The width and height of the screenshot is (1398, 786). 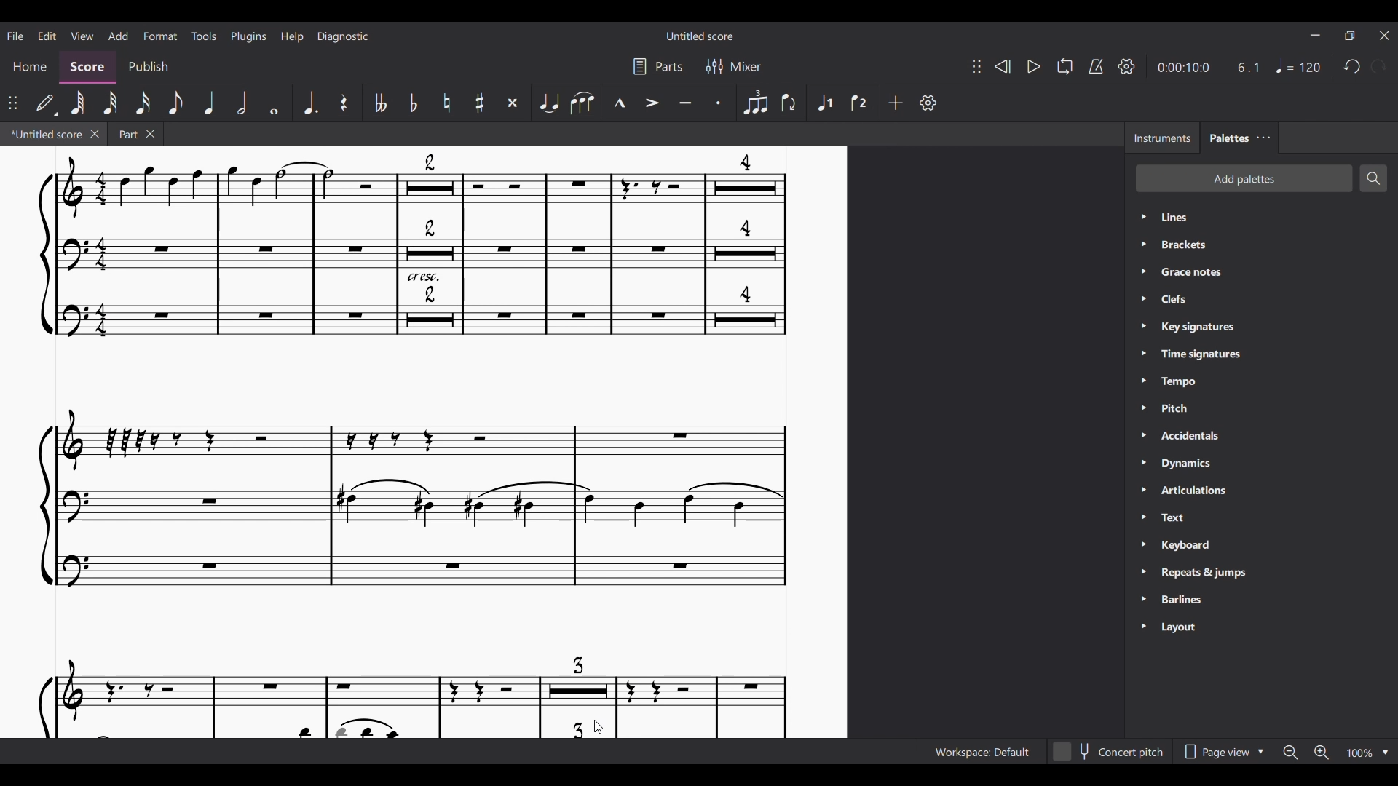 What do you see at coordinates (274, 103) in the screenshot?
I see `Whole note` at bounding box center [274, 103].